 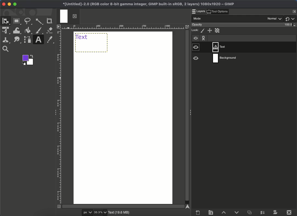 What do you see at coordinates (50, 30) in the screenshot?
I see `Erase` at bounding box center [50, 30].